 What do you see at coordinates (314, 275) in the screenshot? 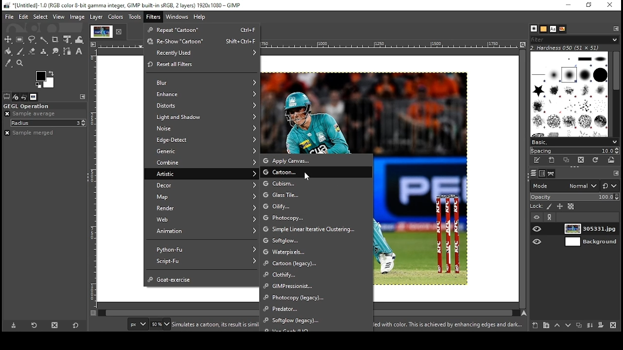
I see `clothify` at bounding box center [314, 275].